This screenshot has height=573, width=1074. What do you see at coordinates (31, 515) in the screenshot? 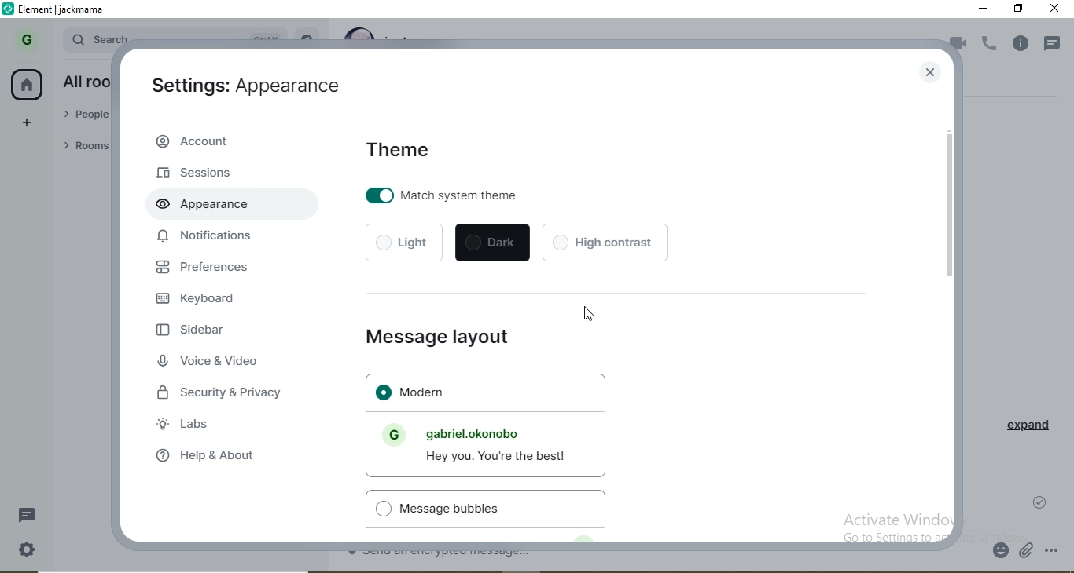
I see `message` at bounding box center [31, 515].